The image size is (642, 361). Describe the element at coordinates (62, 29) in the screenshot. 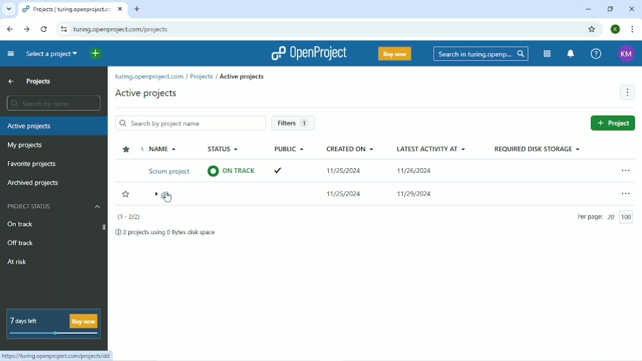

I see `View site information` at that location.